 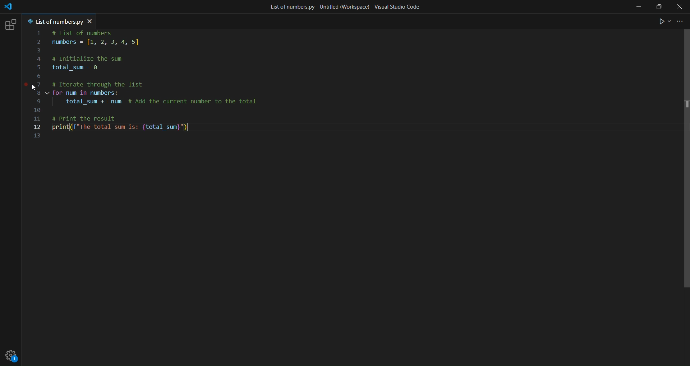 I want to click on setting, so click(x=13, y=355).